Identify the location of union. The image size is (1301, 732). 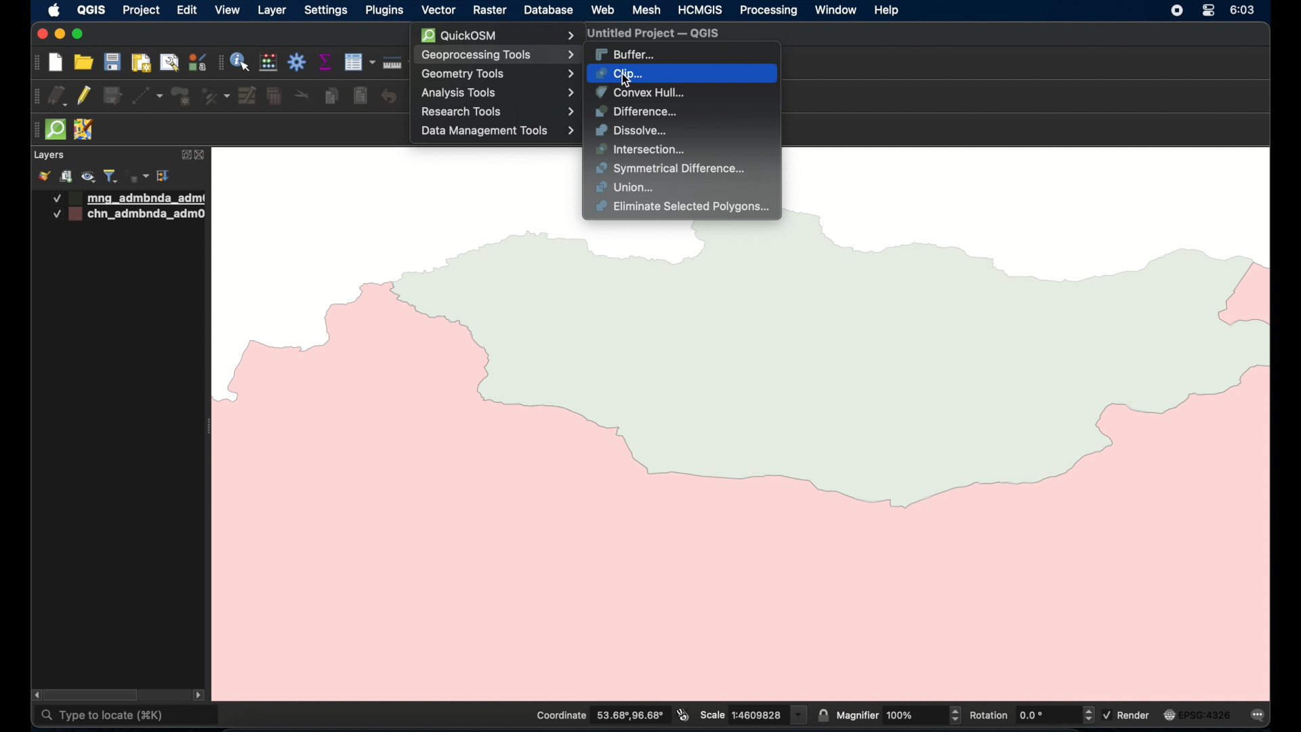
(626, 188).